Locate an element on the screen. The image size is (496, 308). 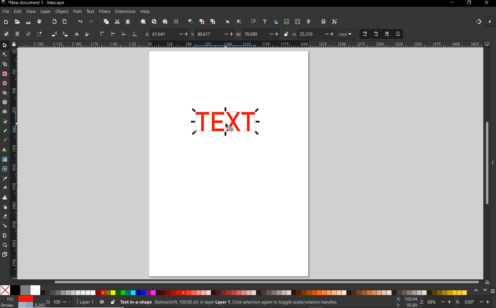
MOVE PATTERNS is located at coordinates (397, 34).